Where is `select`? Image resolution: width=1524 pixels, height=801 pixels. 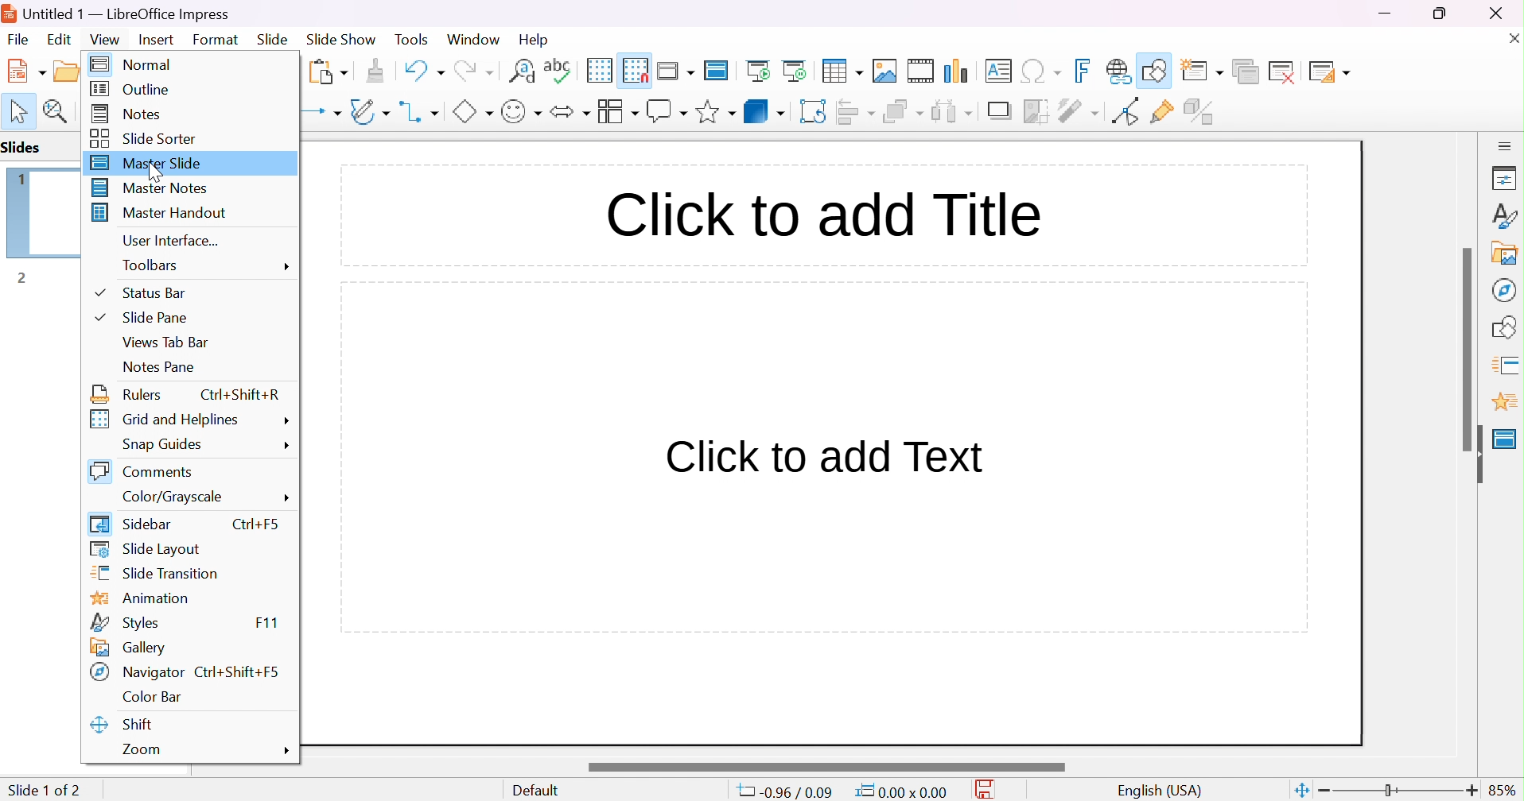
select is located at coordinates (20, 111).